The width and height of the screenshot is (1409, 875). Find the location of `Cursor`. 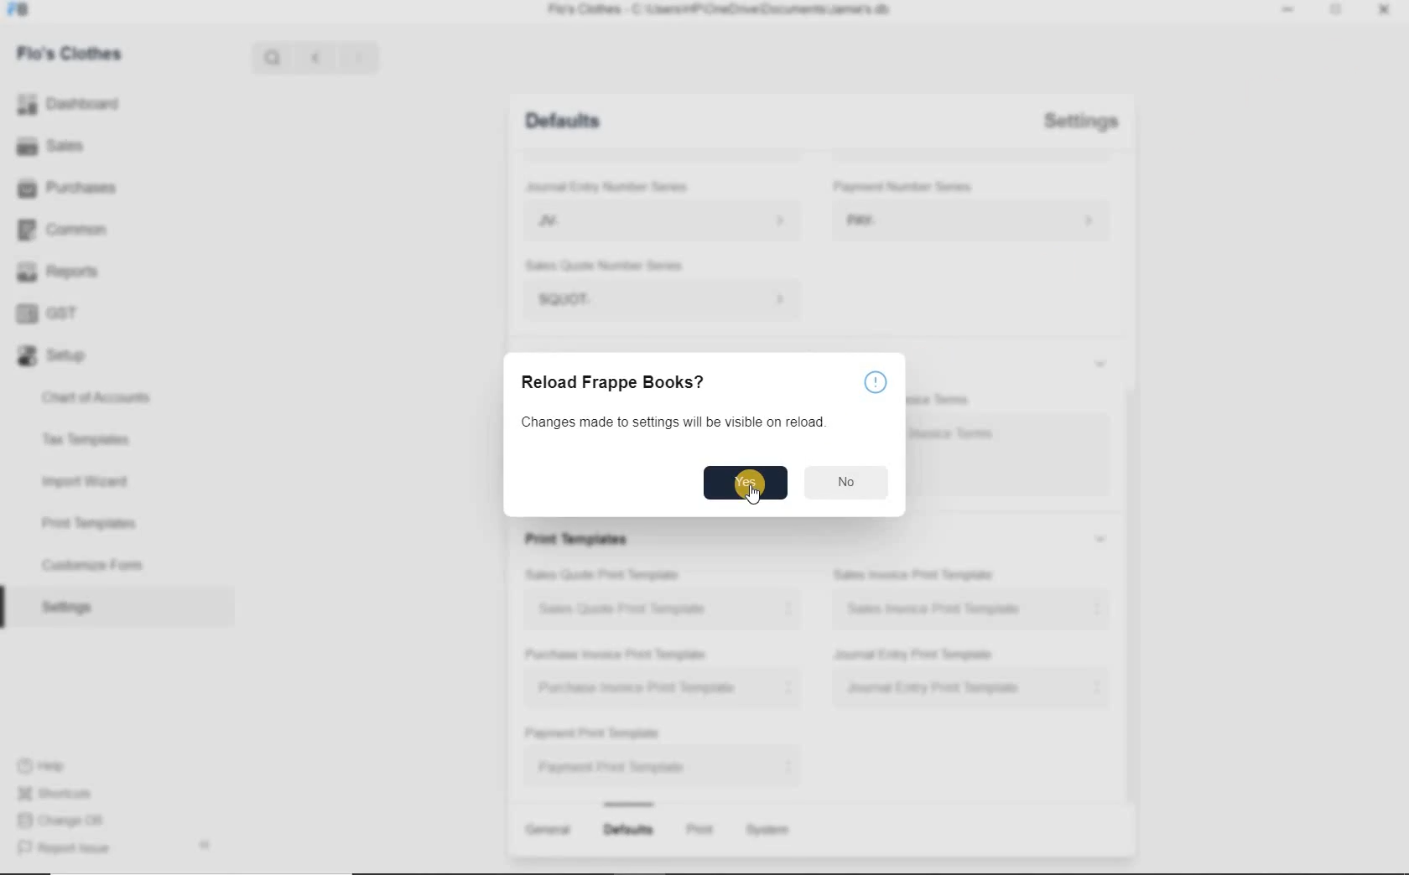

Cursor is located at coordinates (752, 493).